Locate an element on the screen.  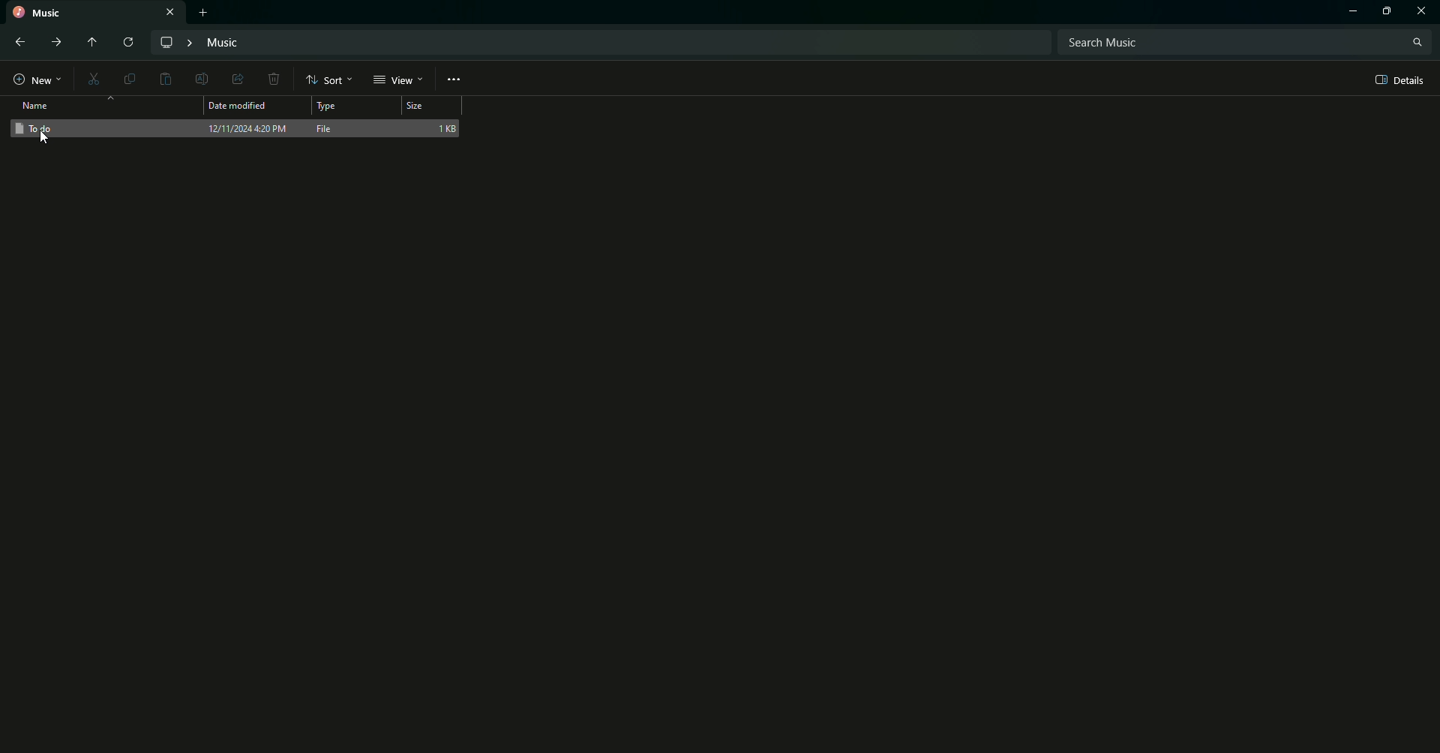
Delete is located at coordinates (276, 80).